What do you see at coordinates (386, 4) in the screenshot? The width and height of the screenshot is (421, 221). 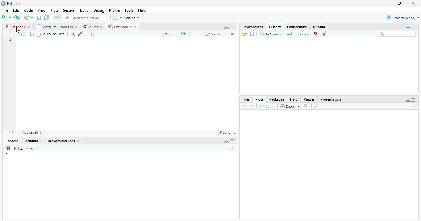 I see `Minimize` at bounding box center [386, 4].